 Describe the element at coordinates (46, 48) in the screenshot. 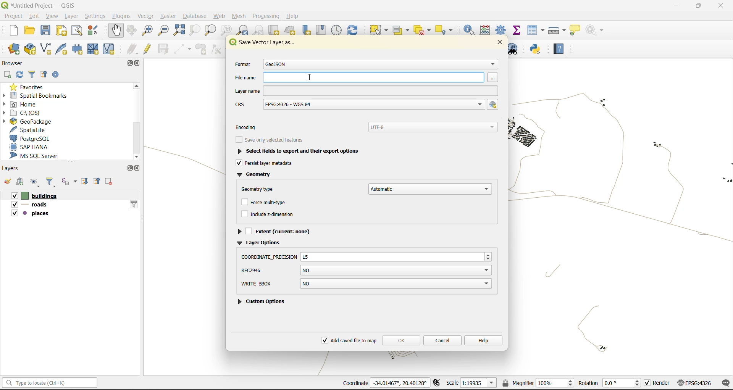

I see `new shapefile` at that location.